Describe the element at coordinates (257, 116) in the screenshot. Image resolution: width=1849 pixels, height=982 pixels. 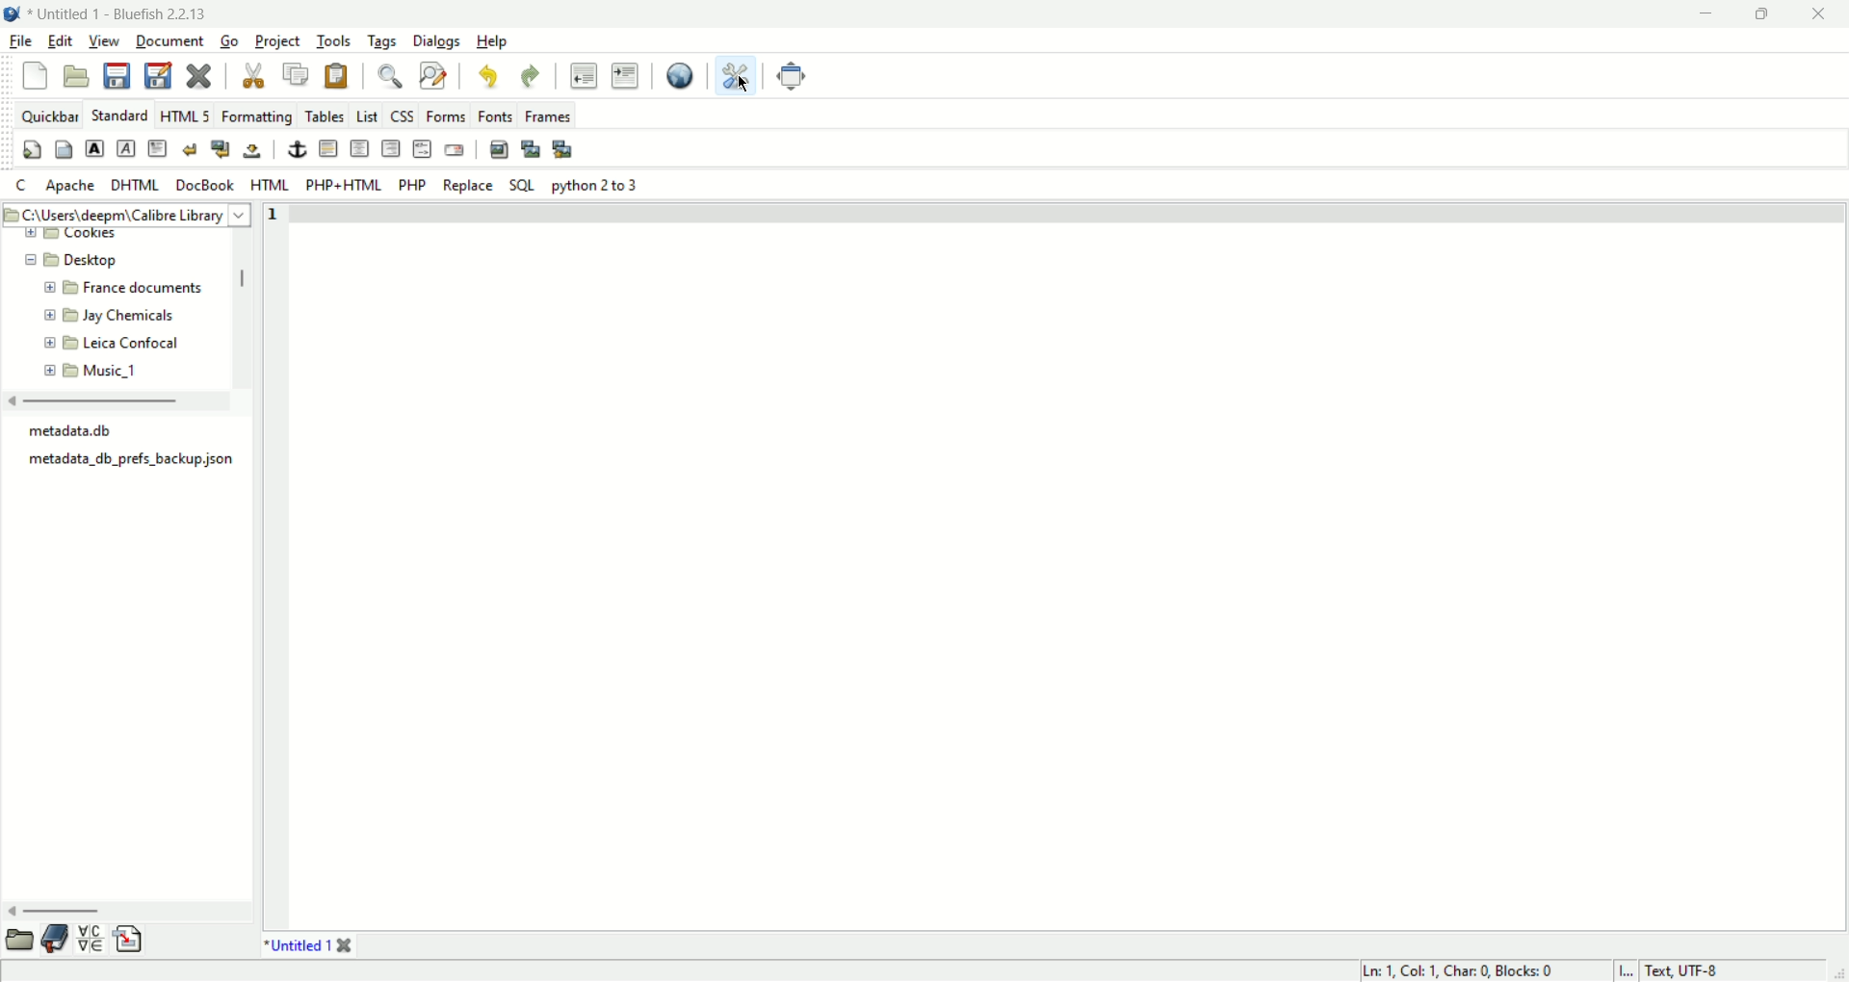
I see `Formatting` at that location.